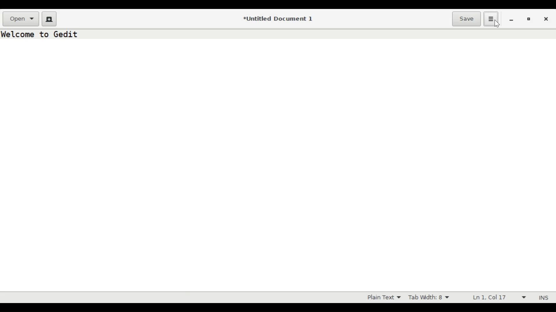  I want to click on Save, so click(466, 19).